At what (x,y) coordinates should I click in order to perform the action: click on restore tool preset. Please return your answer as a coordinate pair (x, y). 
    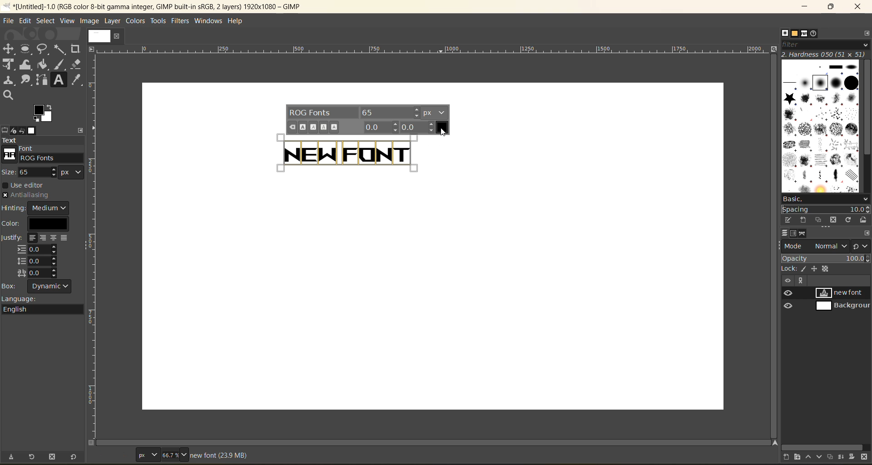
    Looking at the image, I should click on (33, 457).